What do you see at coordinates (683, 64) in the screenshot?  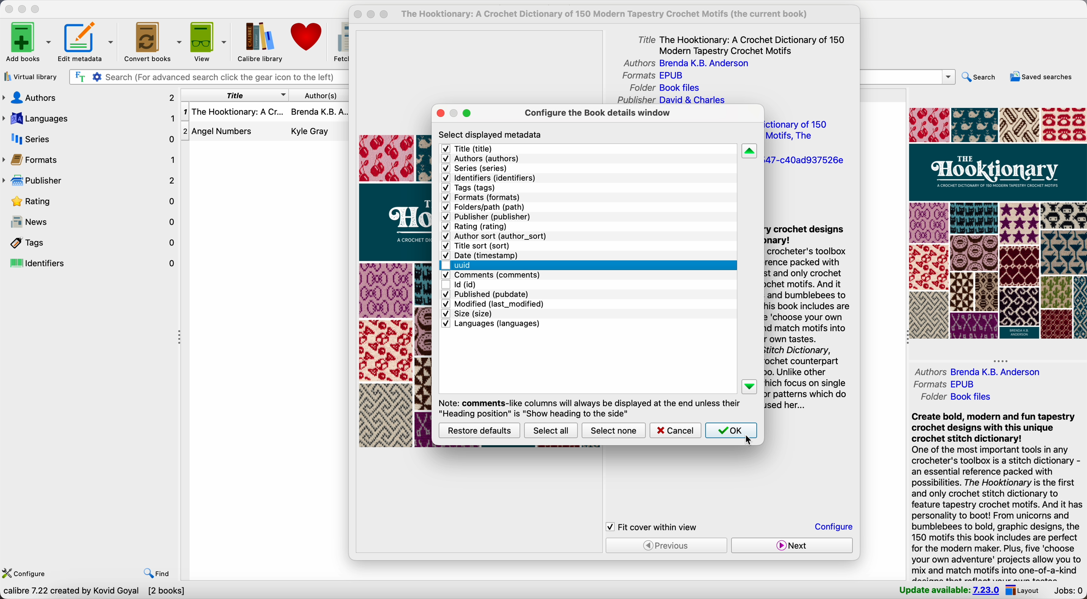 I see `authors` at bounding box center [683, 64].